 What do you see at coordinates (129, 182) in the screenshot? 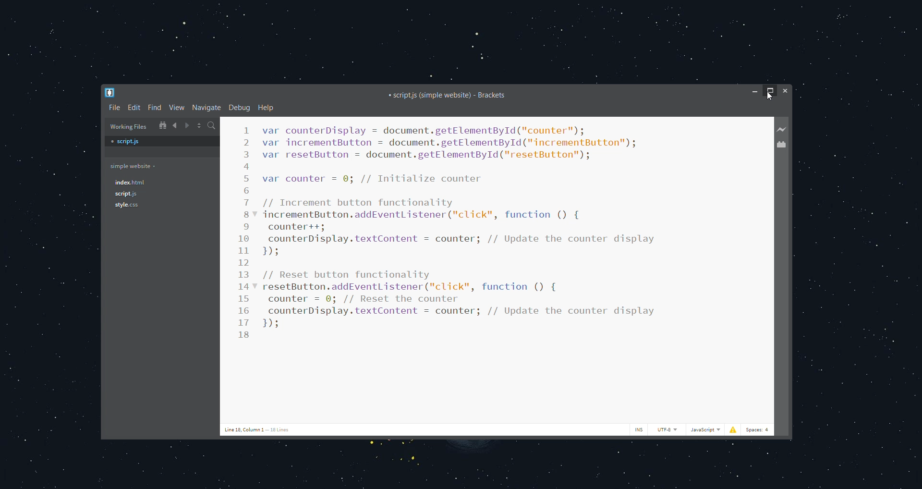
I see `index.html` at bounding box center [129, 182].